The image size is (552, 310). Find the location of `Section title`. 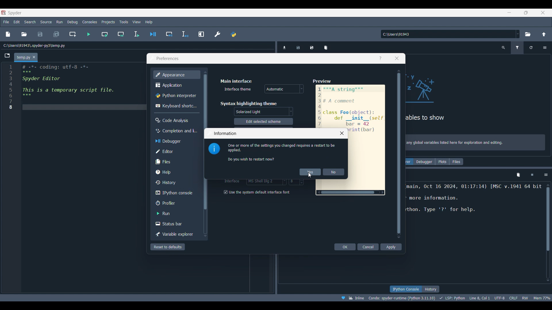

Section title is located at coordinates (248, 104).